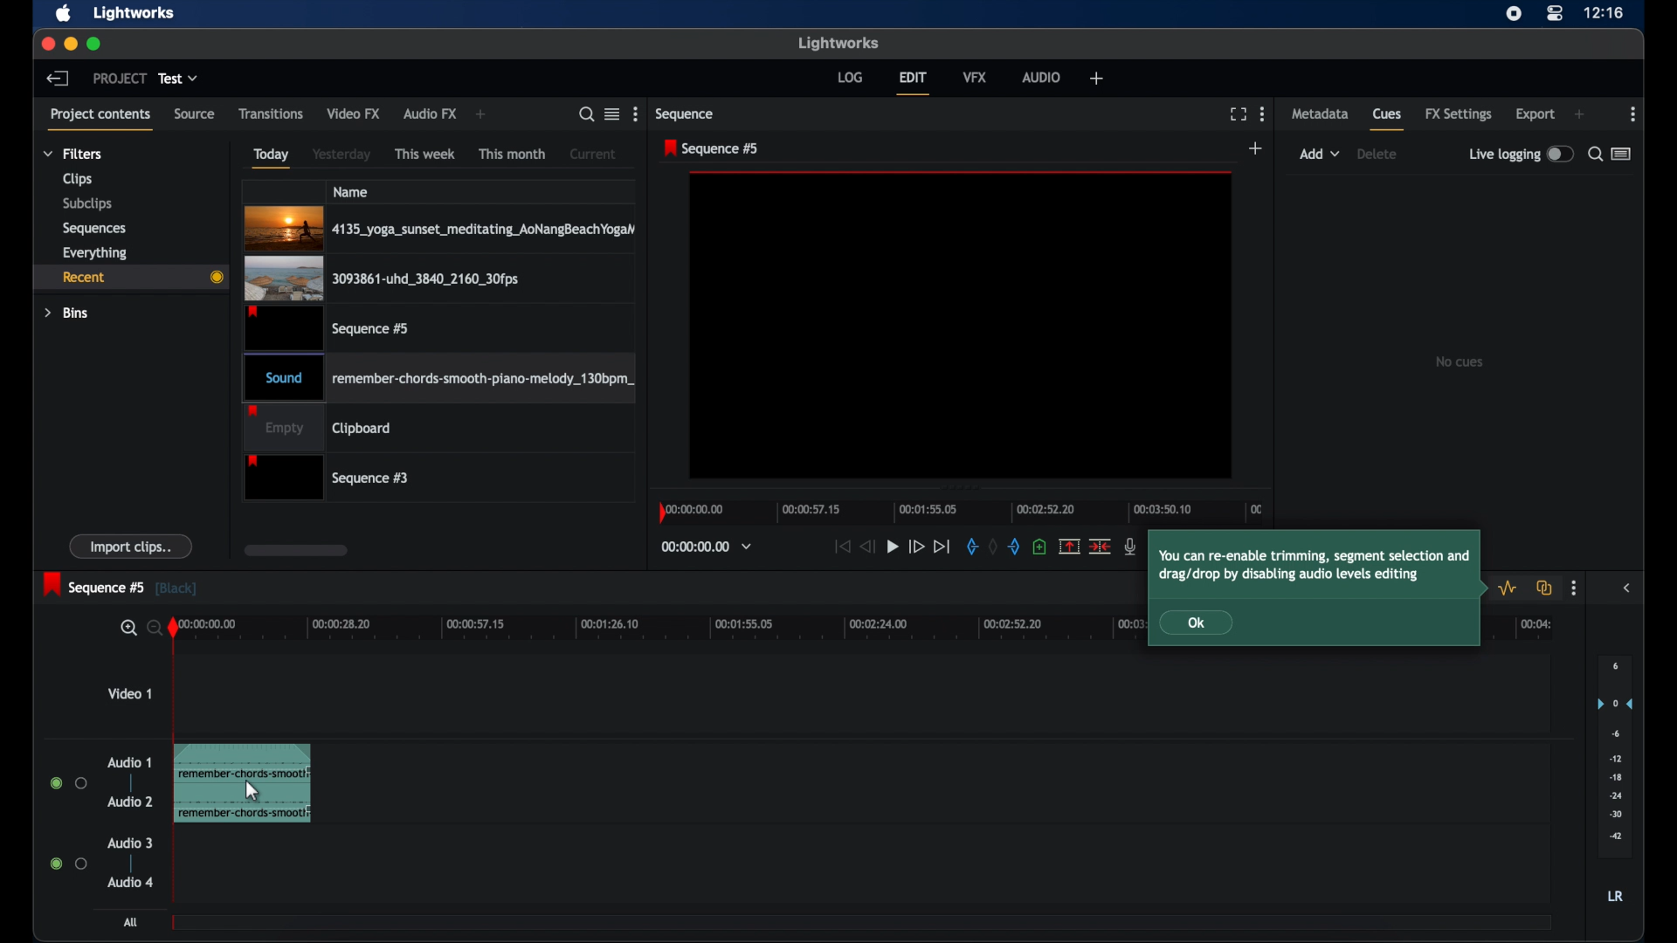 The image size is (1677, 943). What do you see at coordinates (318, 428) in the screenshot?
I see `clipboard` at bounding box center [318, 428].